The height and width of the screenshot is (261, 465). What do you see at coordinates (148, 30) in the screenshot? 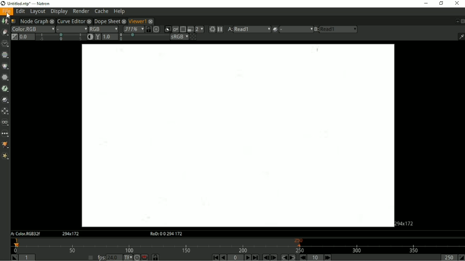
I see `Synchronized` at bounding box center [148, 30].